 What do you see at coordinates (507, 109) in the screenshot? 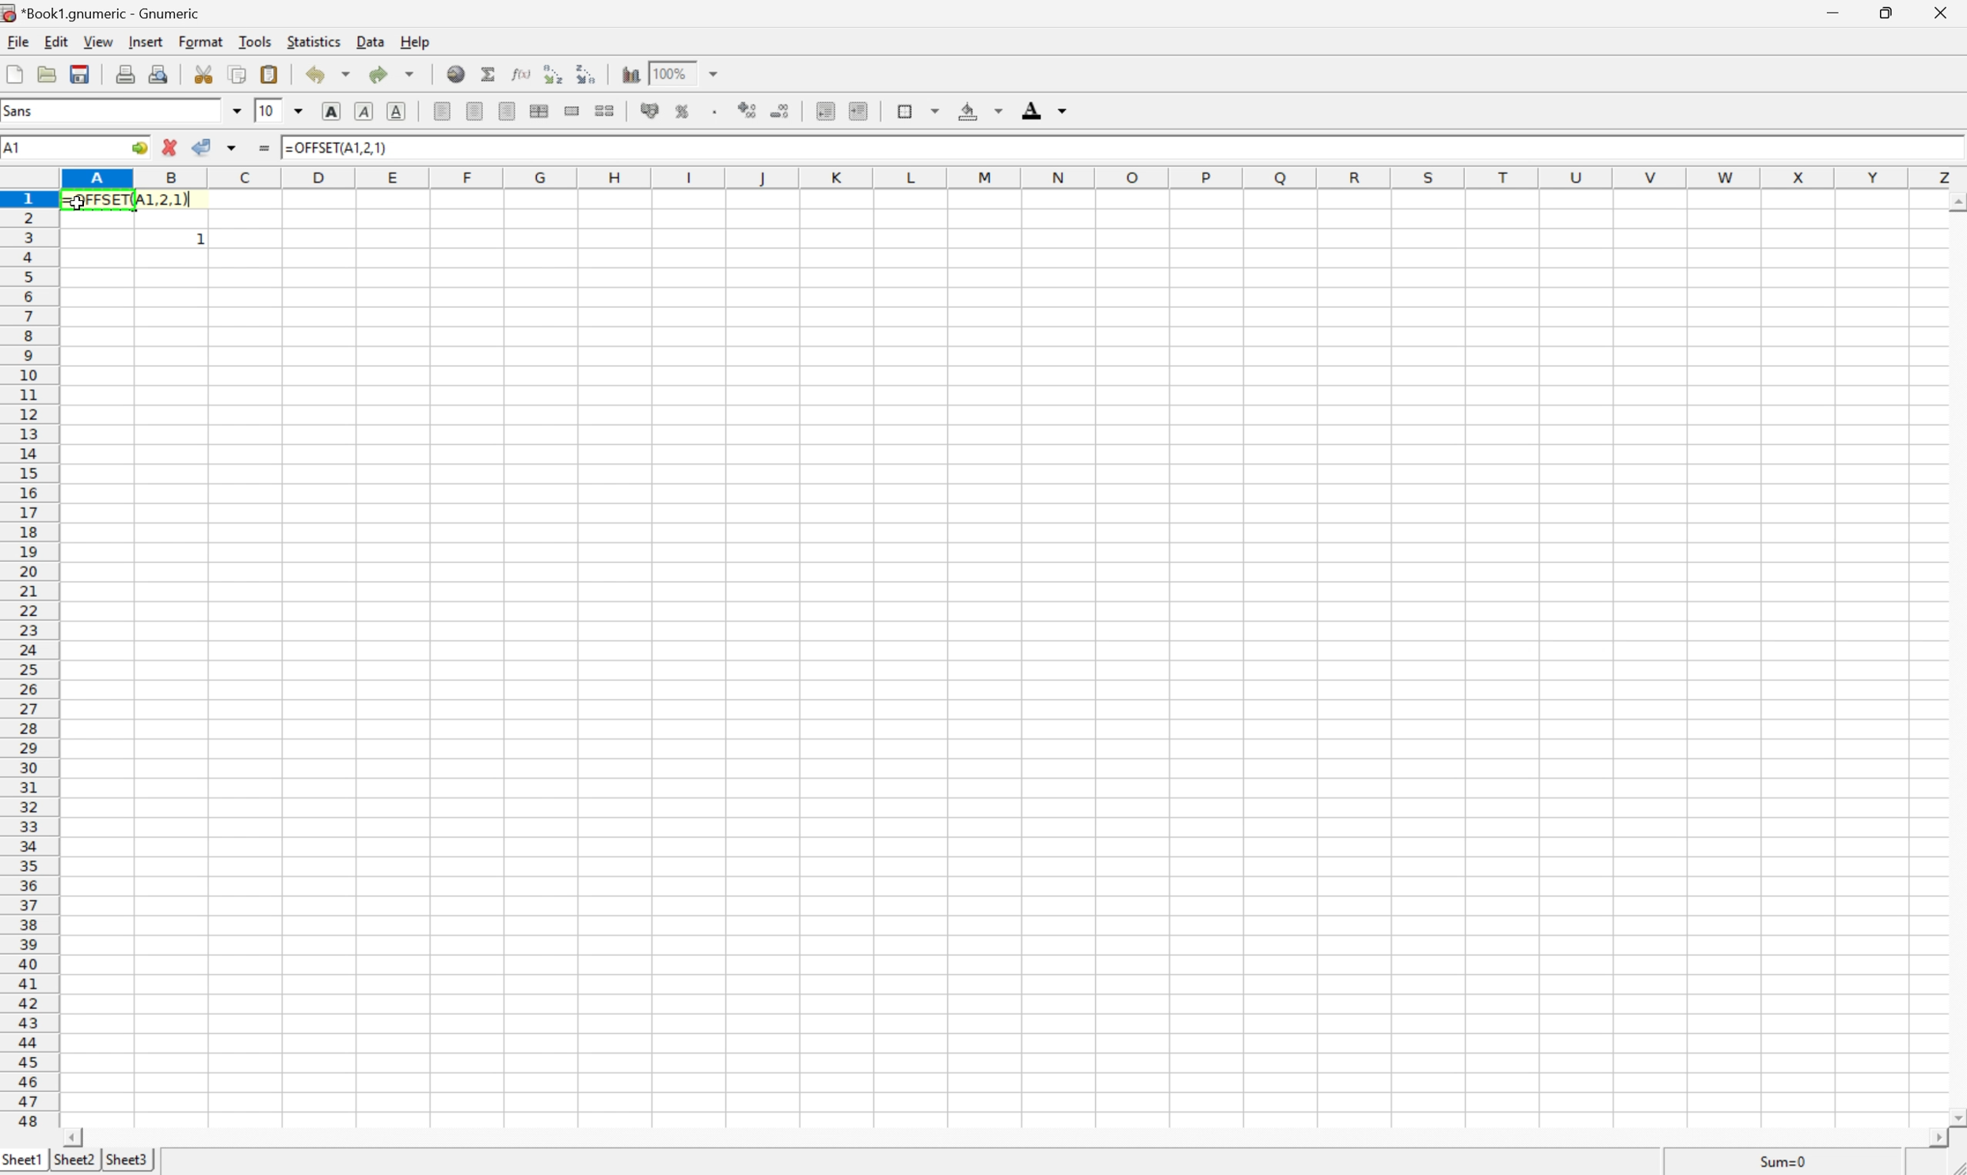
I see `Align Right` at bounding box center [507, 109].